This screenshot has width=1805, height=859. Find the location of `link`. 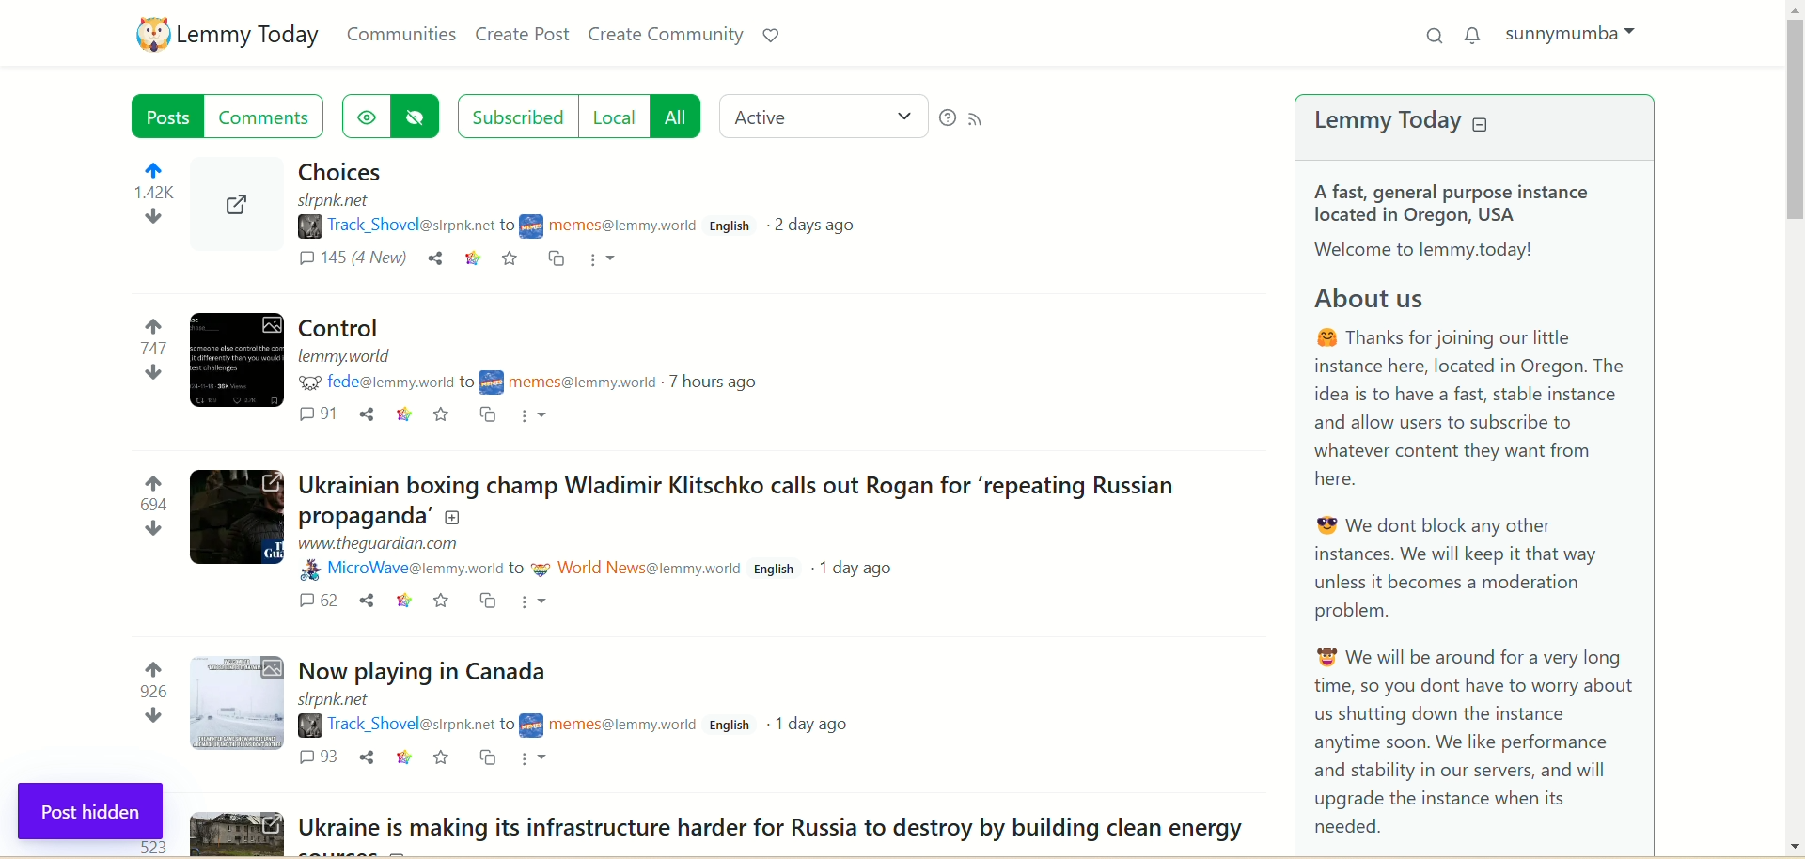

link is located at coordinates (471, 259).